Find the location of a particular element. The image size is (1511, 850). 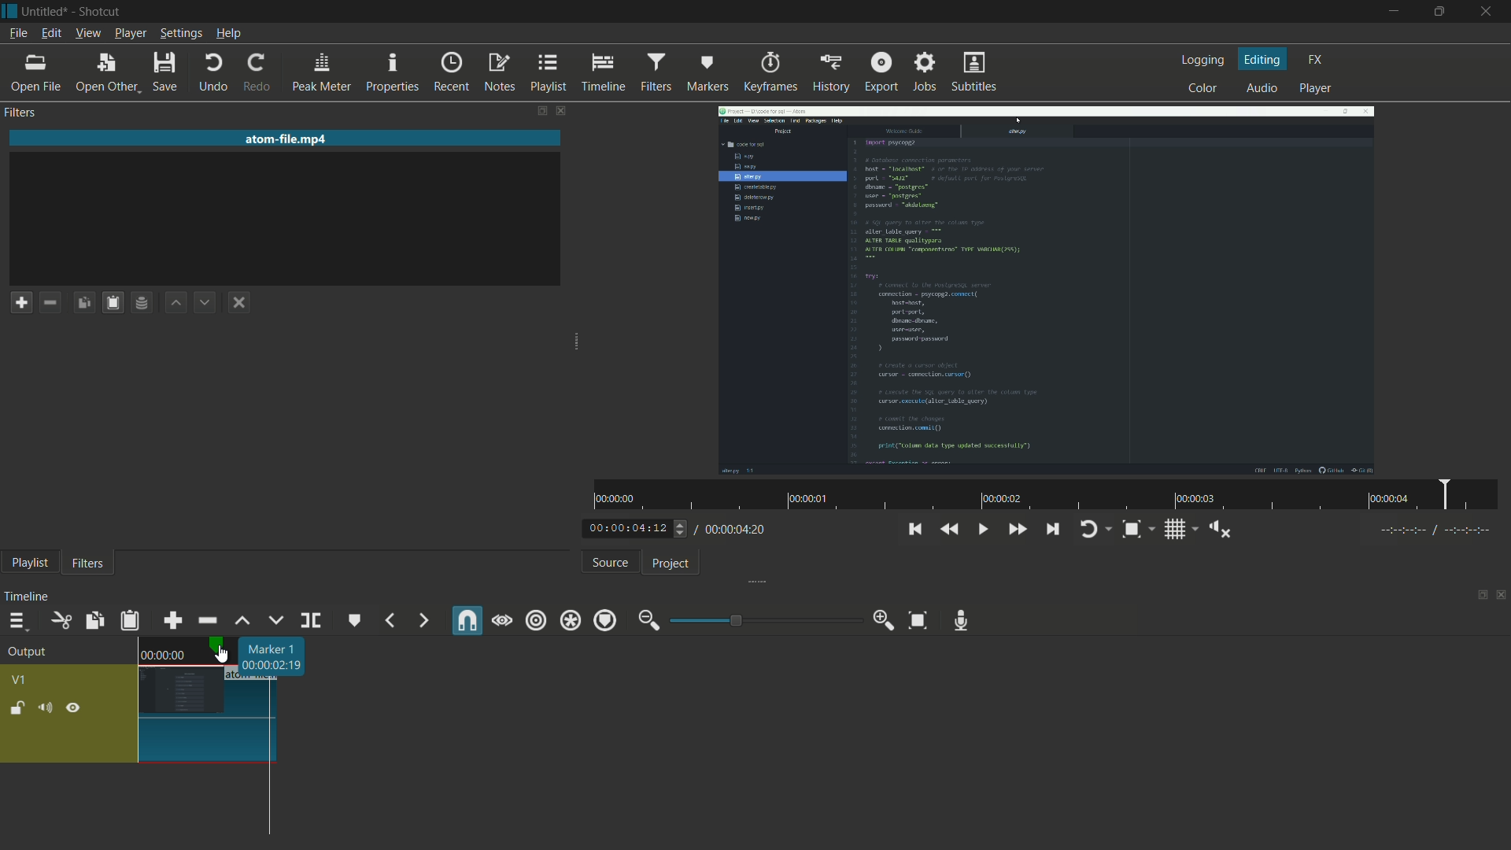

player menu is located at coordinates (131, 34).